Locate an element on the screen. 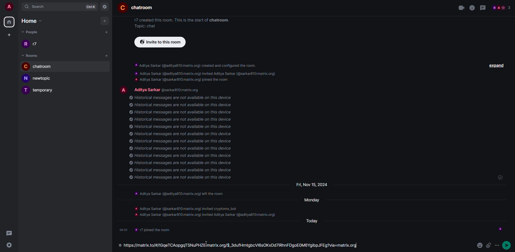 The image size is (515, 252). people is located at coordinates (502, 8).